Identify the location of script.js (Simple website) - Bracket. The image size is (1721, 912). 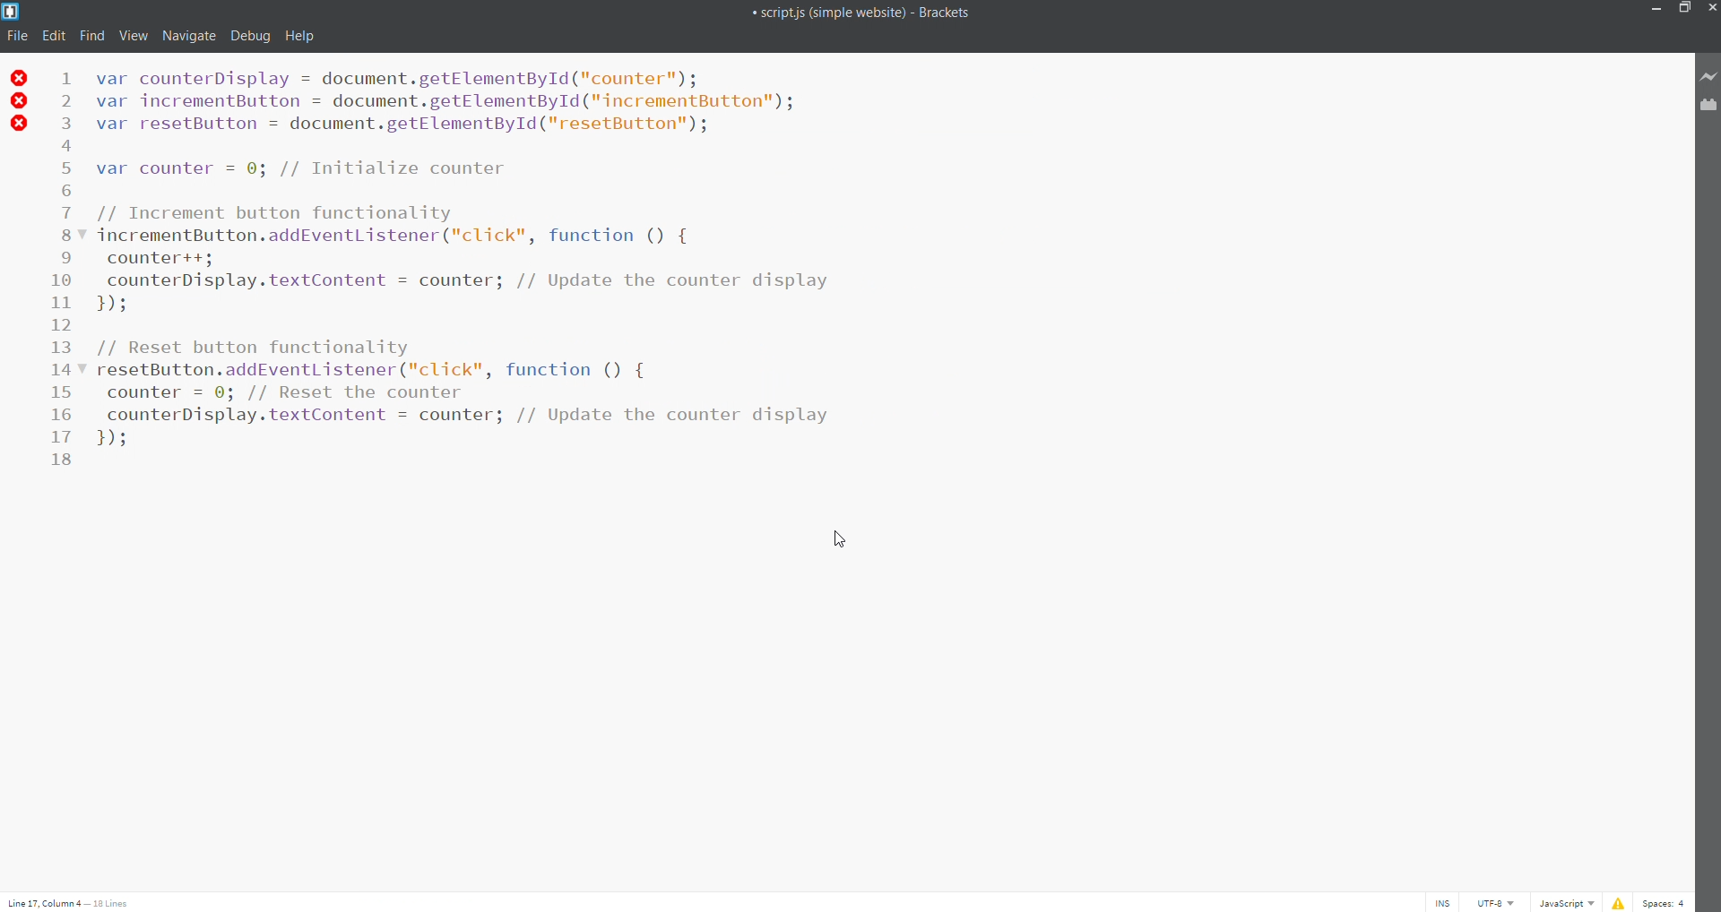
(862, 12).